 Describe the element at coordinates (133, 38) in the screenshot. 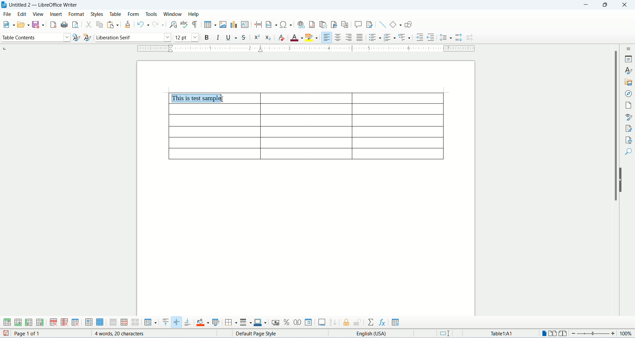

I see `font name` at that location.